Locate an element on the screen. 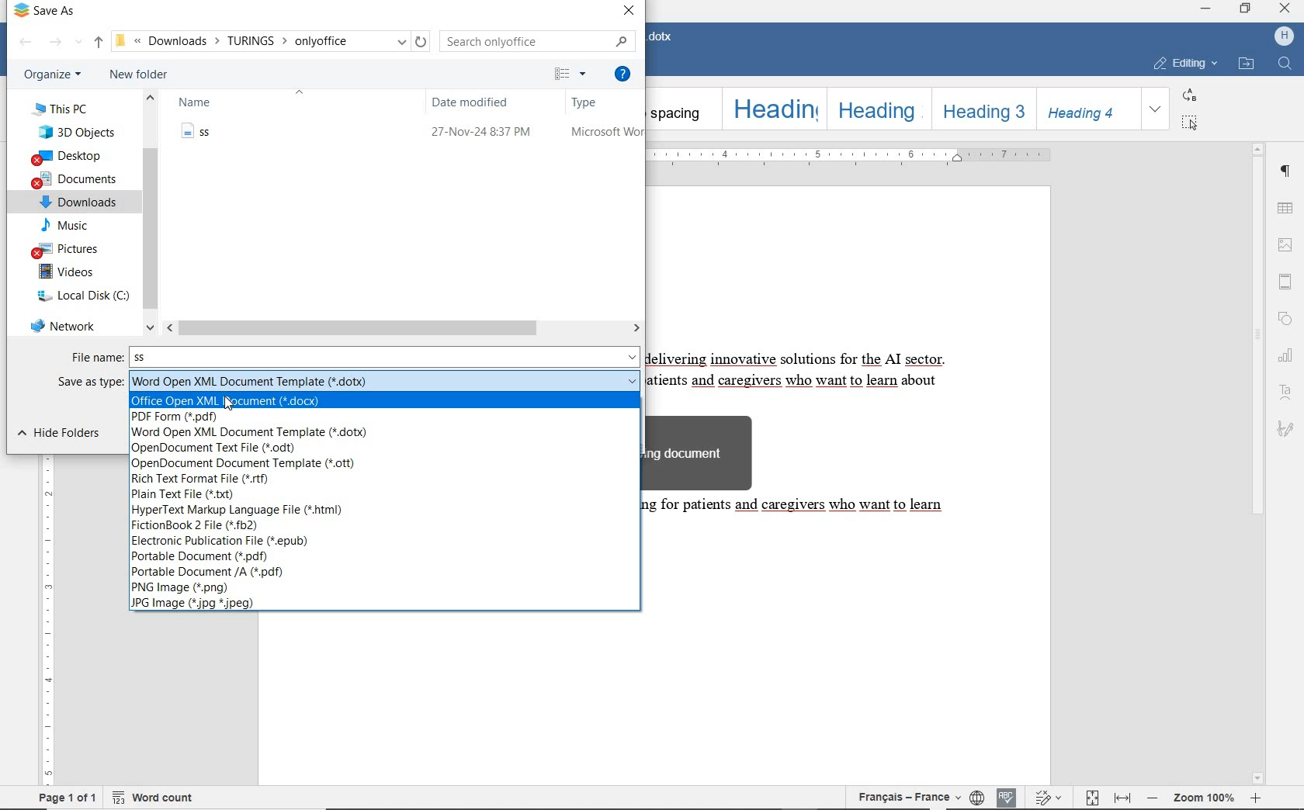 This screenshot has height=810, width=1304. cursor is located at coordinates (227, 402).